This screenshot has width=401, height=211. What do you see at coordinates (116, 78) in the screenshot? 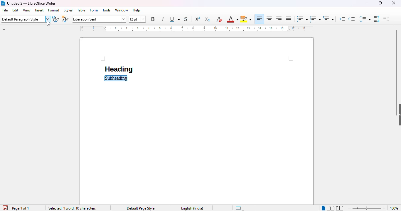
I see `subheading selected` at bounding box center [116, 78].